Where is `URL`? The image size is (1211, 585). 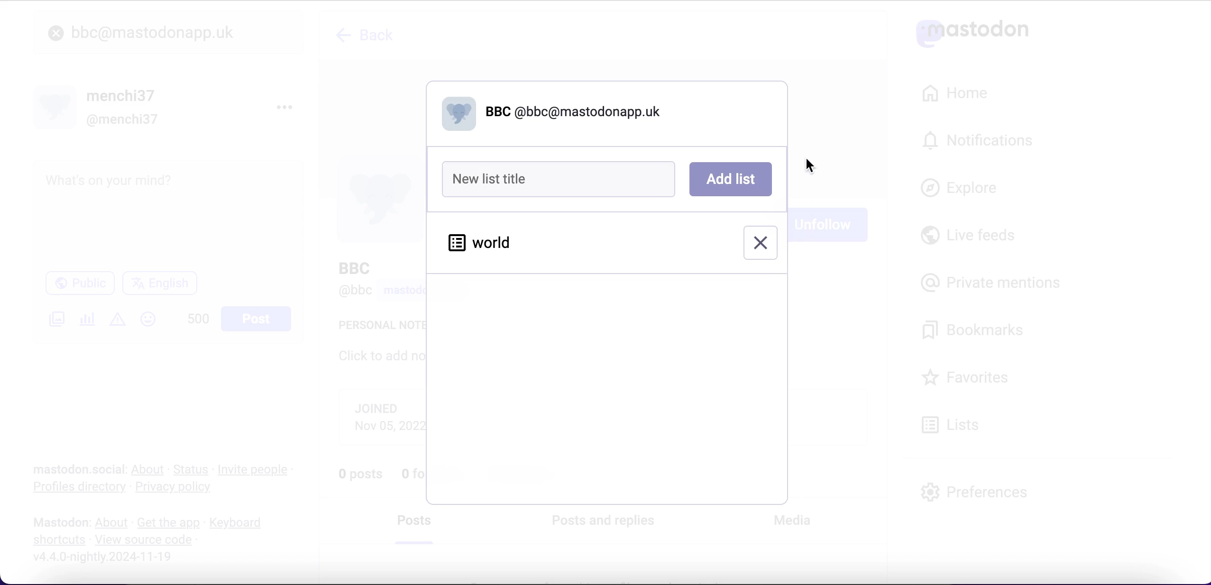
URL is located at coordinates (141, 575).